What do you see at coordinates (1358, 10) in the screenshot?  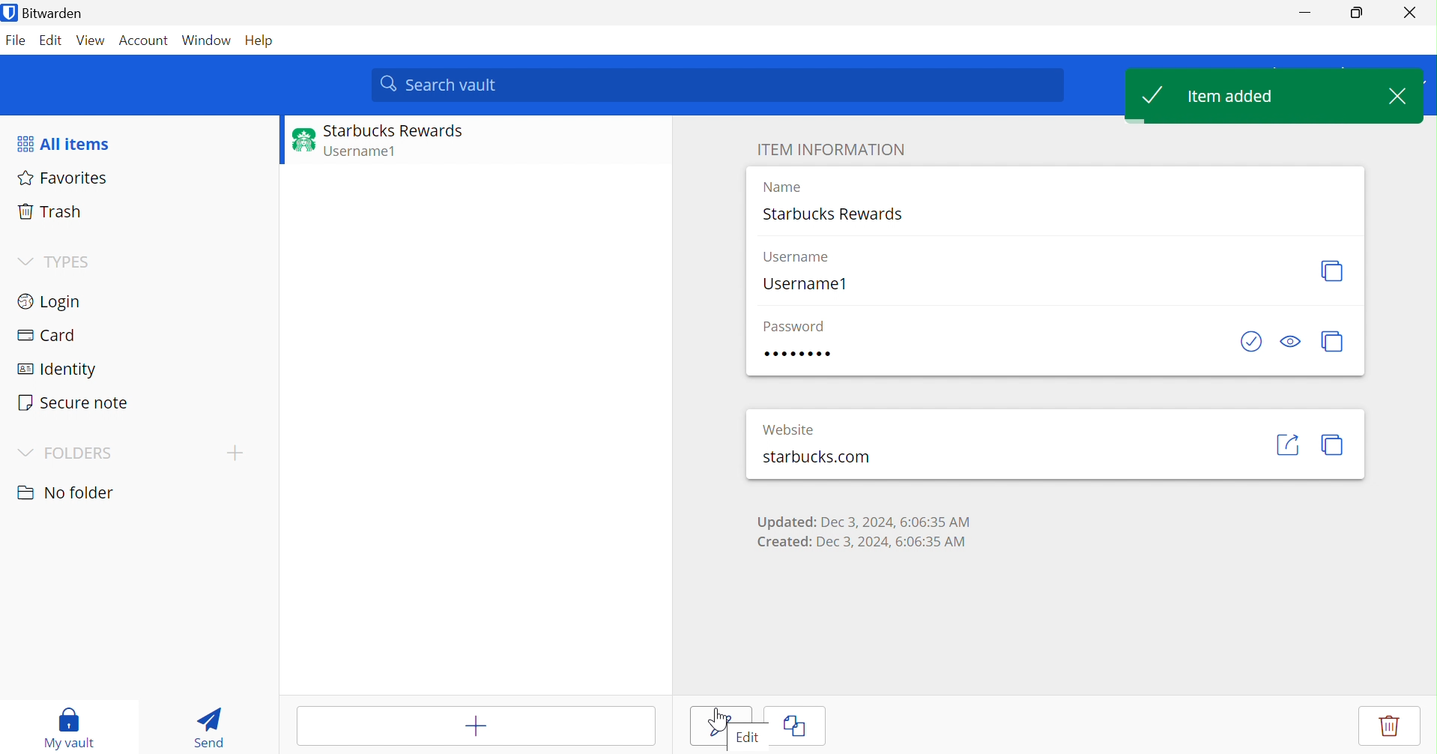 I see `Restore Down` at bounding box center [1358, 10].